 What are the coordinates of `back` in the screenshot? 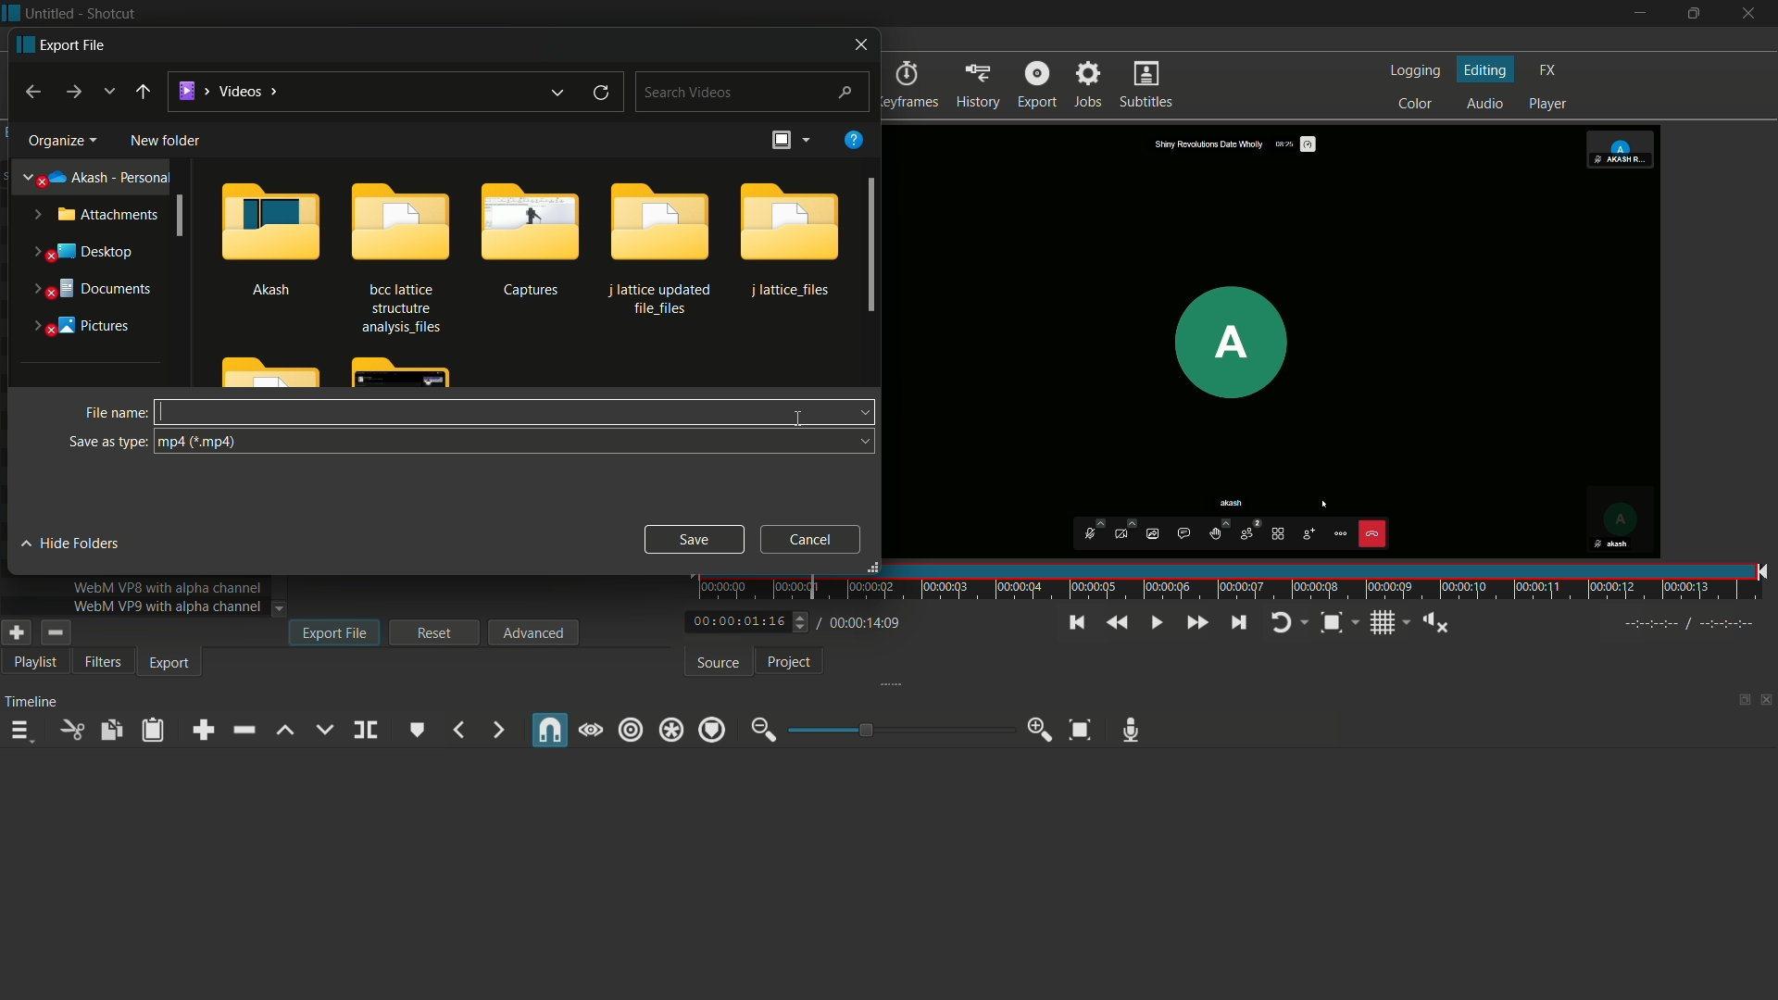 It's located at (142, 95).